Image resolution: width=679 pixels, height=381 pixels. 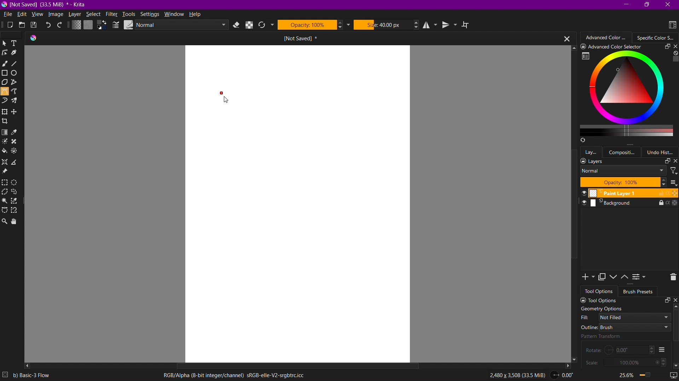 What do you see at coordinates (293, 364) in the screenshot?
I see `Scrollbar` at bounding box center [293, 364].